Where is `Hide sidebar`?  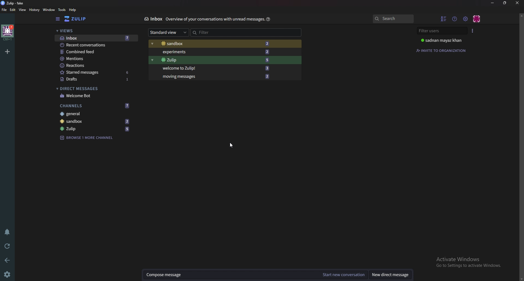 Hide sidebar is located at coordinates (58, 19).